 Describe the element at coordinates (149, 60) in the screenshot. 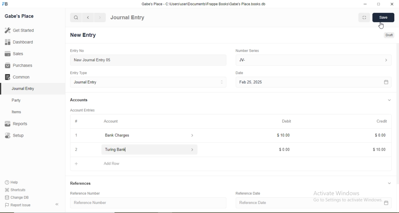

I see `New Journal Entry 05` at that location.